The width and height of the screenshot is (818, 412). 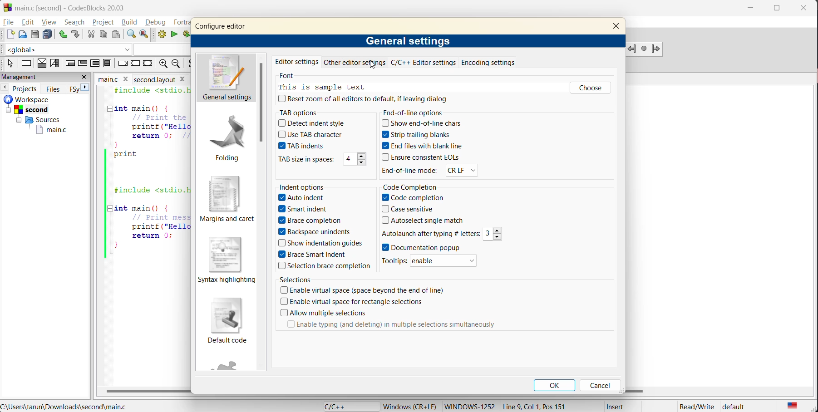 What do you see at coordinates (35, 108) in the screenshot?
I see `Second` at bounding box center [35, 108].